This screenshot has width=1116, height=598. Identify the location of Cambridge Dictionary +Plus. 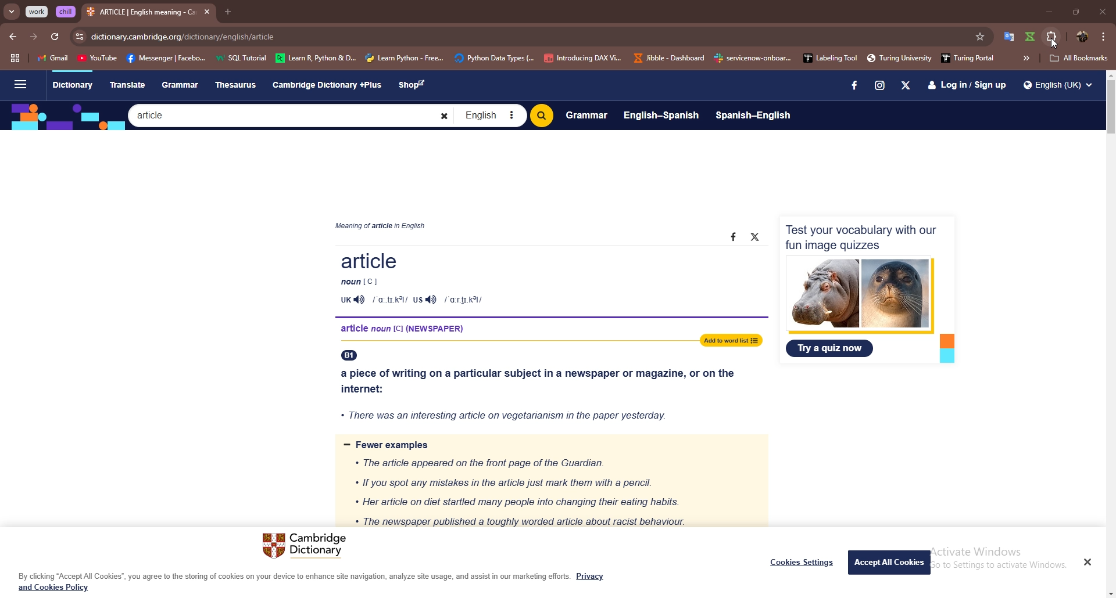
(328, 85).